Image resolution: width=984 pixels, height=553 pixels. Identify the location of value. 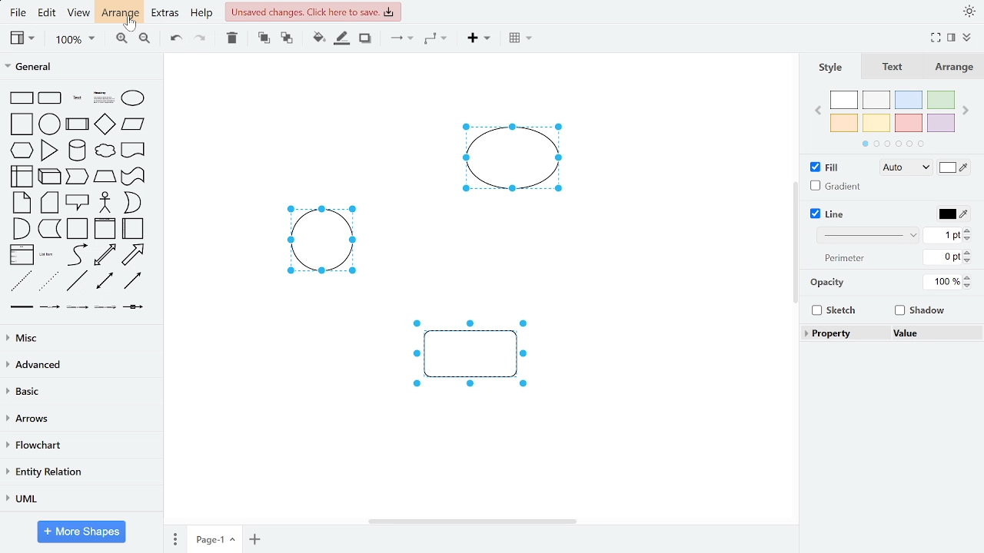
(933, 333).